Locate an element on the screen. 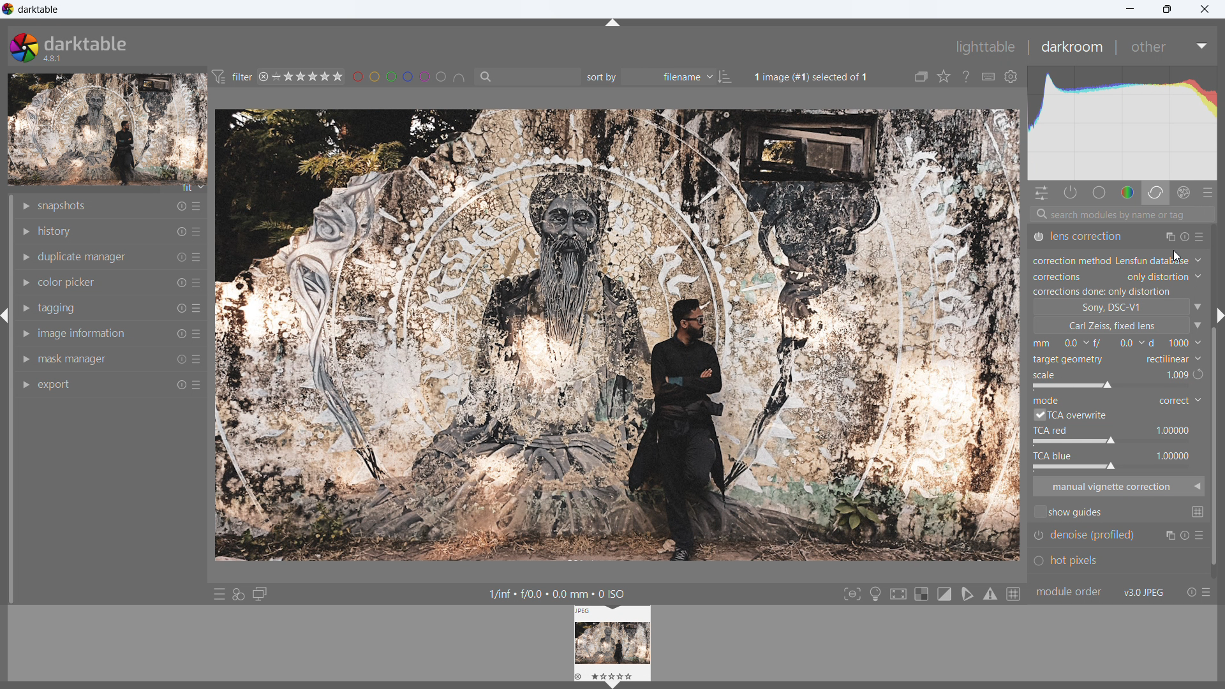  f-number is located at coordinates (1175, 344).